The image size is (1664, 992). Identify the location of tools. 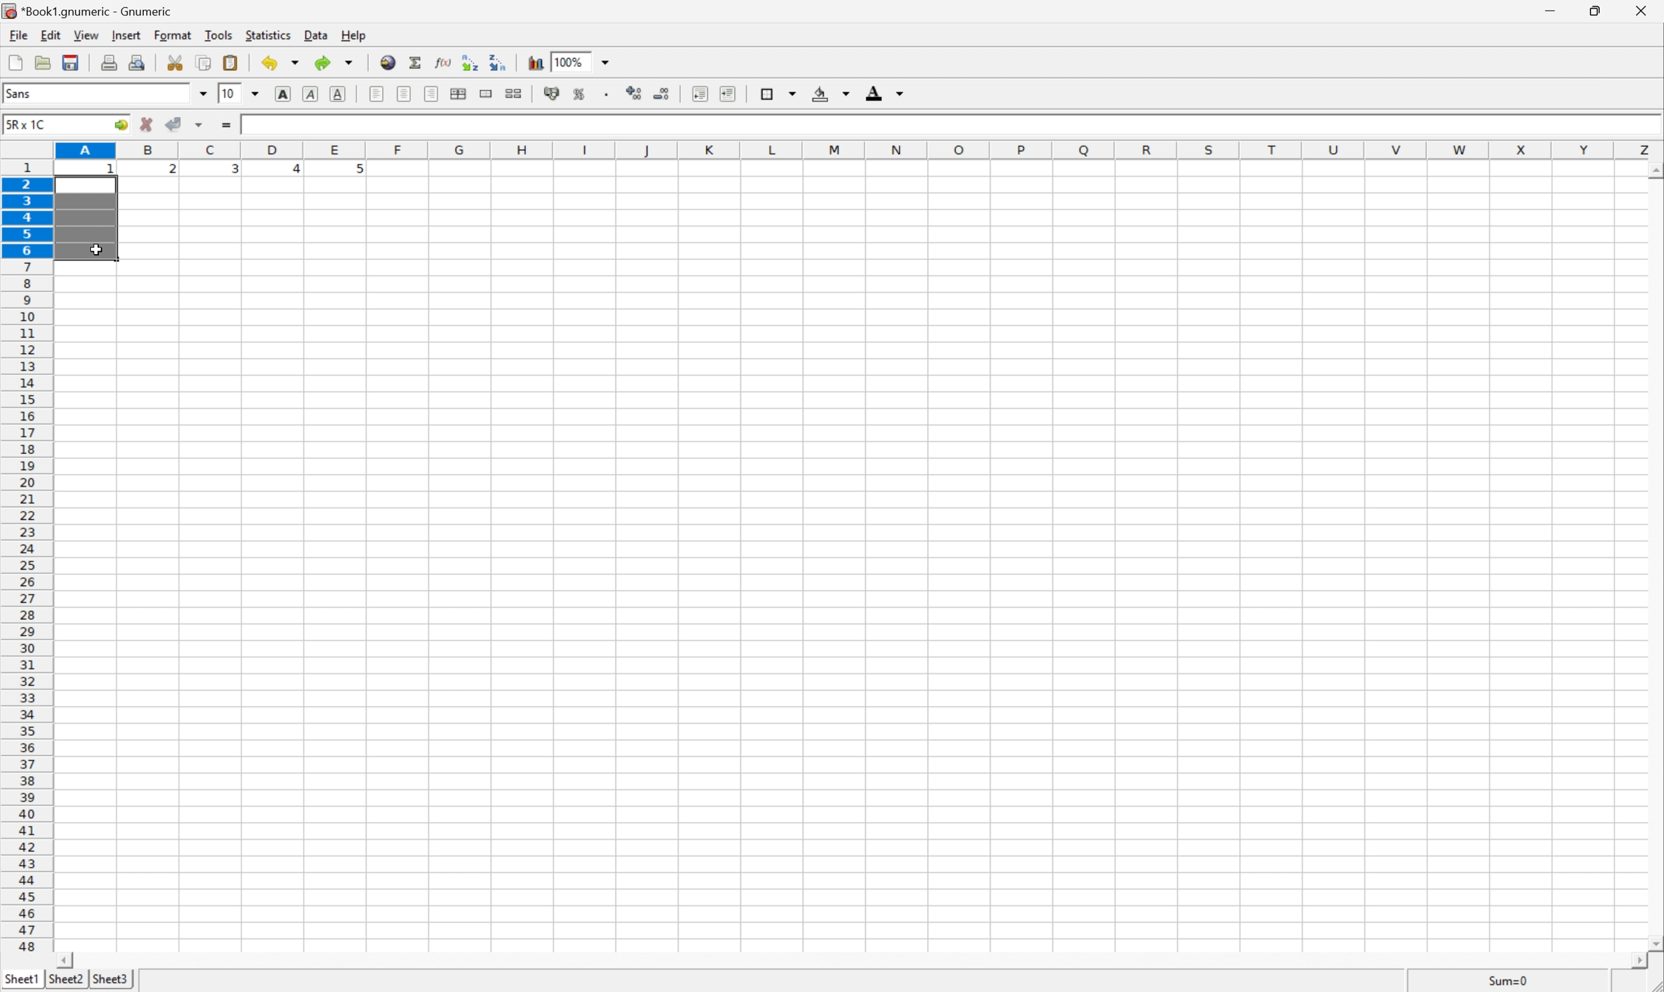
(219, 35).